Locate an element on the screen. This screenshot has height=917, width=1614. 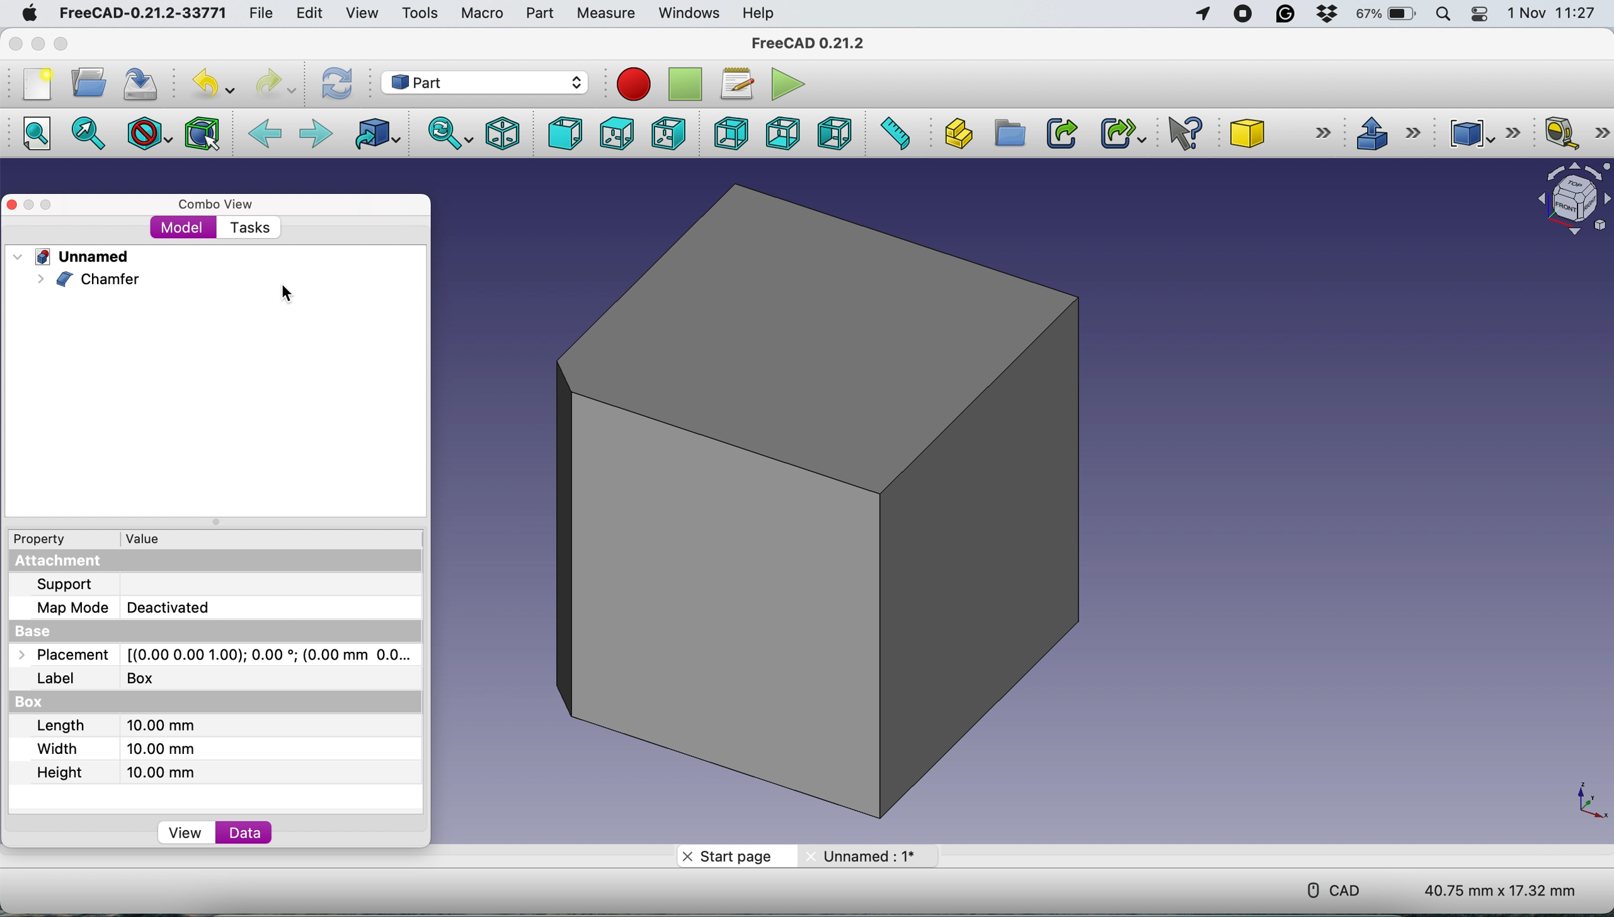
windows is located at coordinates (690, 13).